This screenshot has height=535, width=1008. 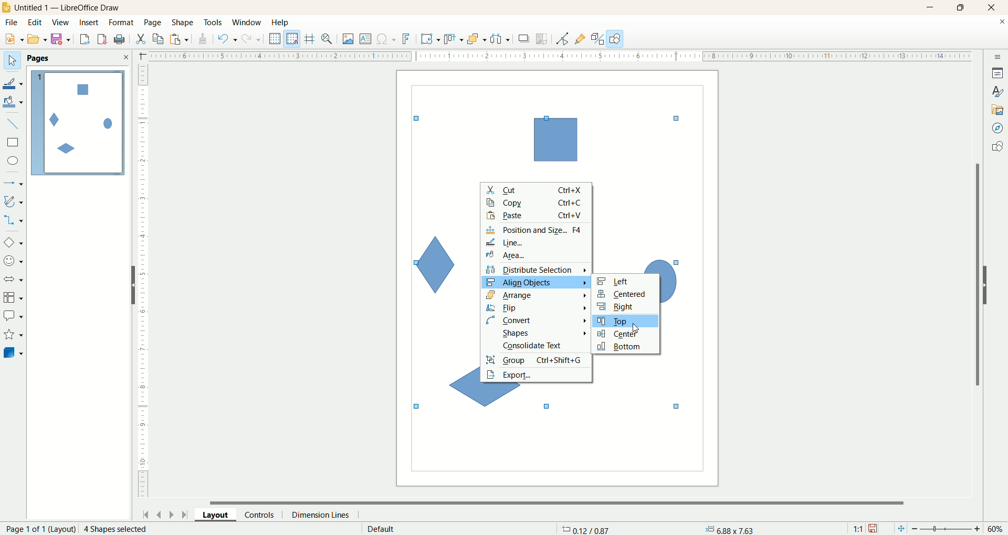 What do you see at coordinates (874, 529) in the screenshot?
I see `save` at bounding box center [874, 529].